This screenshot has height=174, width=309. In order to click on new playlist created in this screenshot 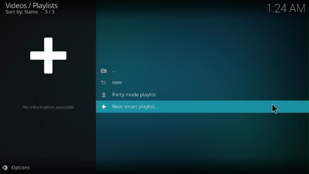, I will do `click(113, 82)`.